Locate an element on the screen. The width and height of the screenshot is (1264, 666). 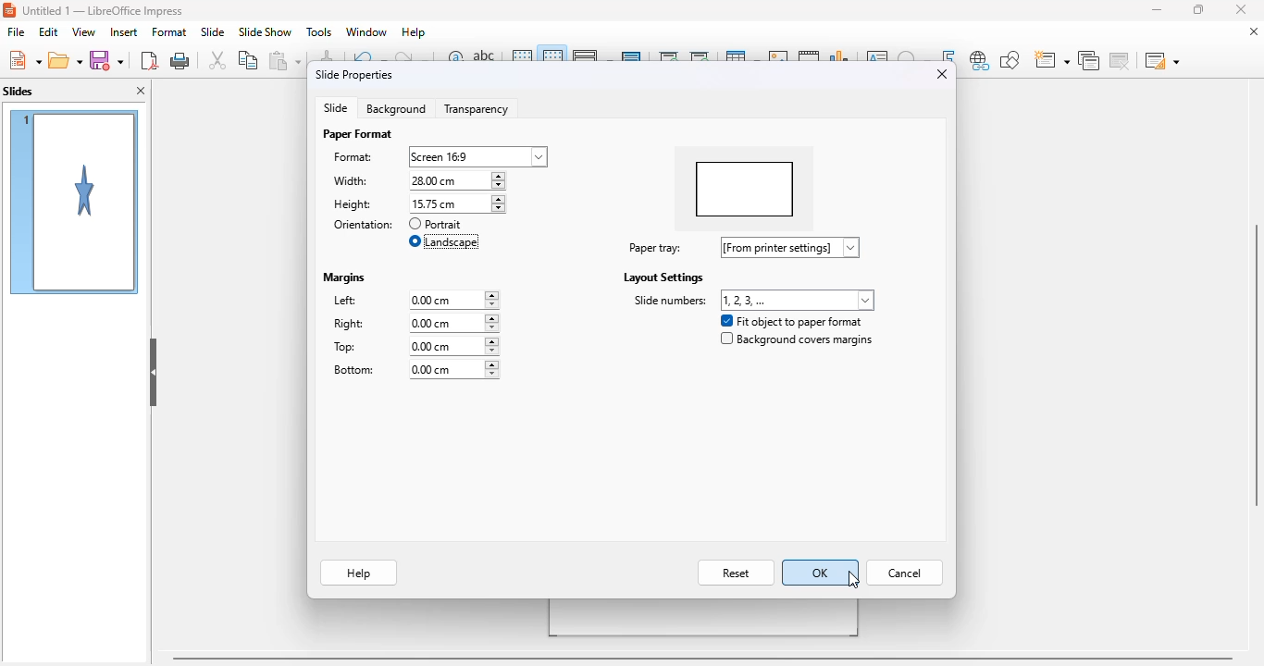
top is located at coordinates (352, 348).